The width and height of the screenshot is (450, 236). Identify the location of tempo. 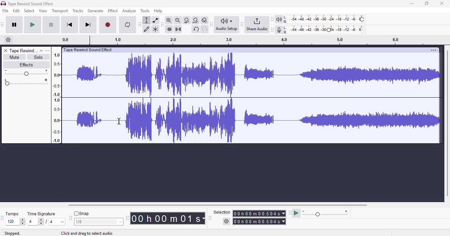
(12, 214).